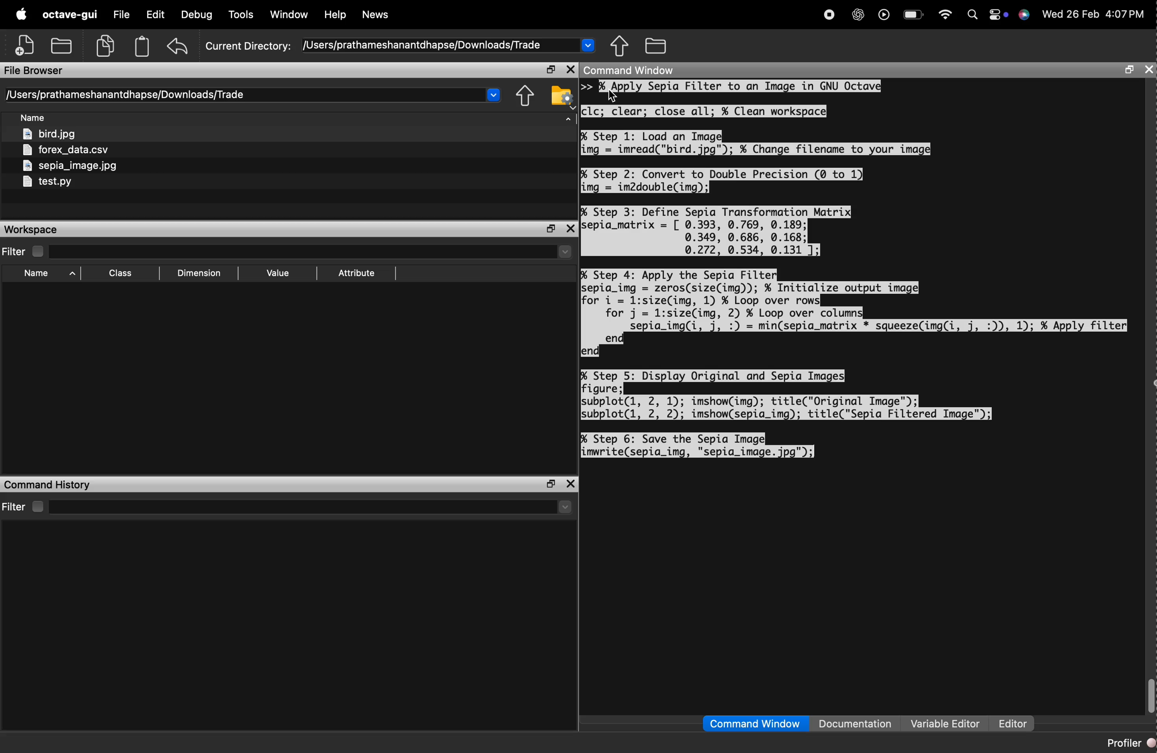  Describe the element at coordinates (572, 484) in the screenshot. I see `close` at that location.